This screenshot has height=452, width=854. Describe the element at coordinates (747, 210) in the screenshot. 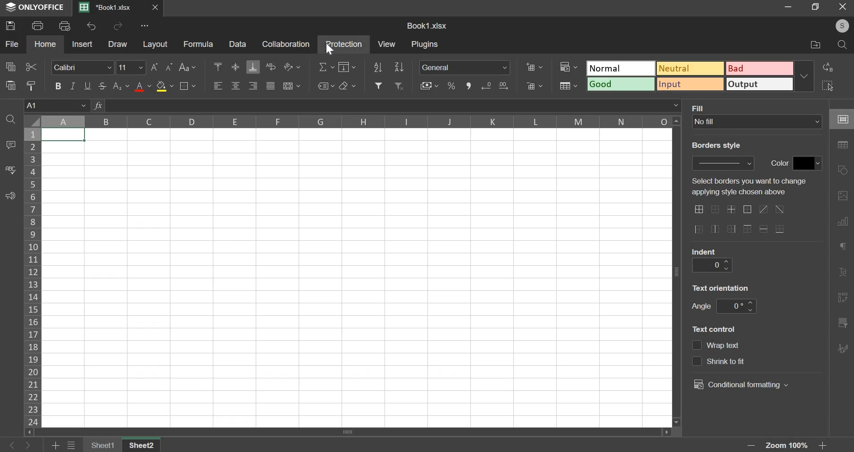

I see `border options` at that location.